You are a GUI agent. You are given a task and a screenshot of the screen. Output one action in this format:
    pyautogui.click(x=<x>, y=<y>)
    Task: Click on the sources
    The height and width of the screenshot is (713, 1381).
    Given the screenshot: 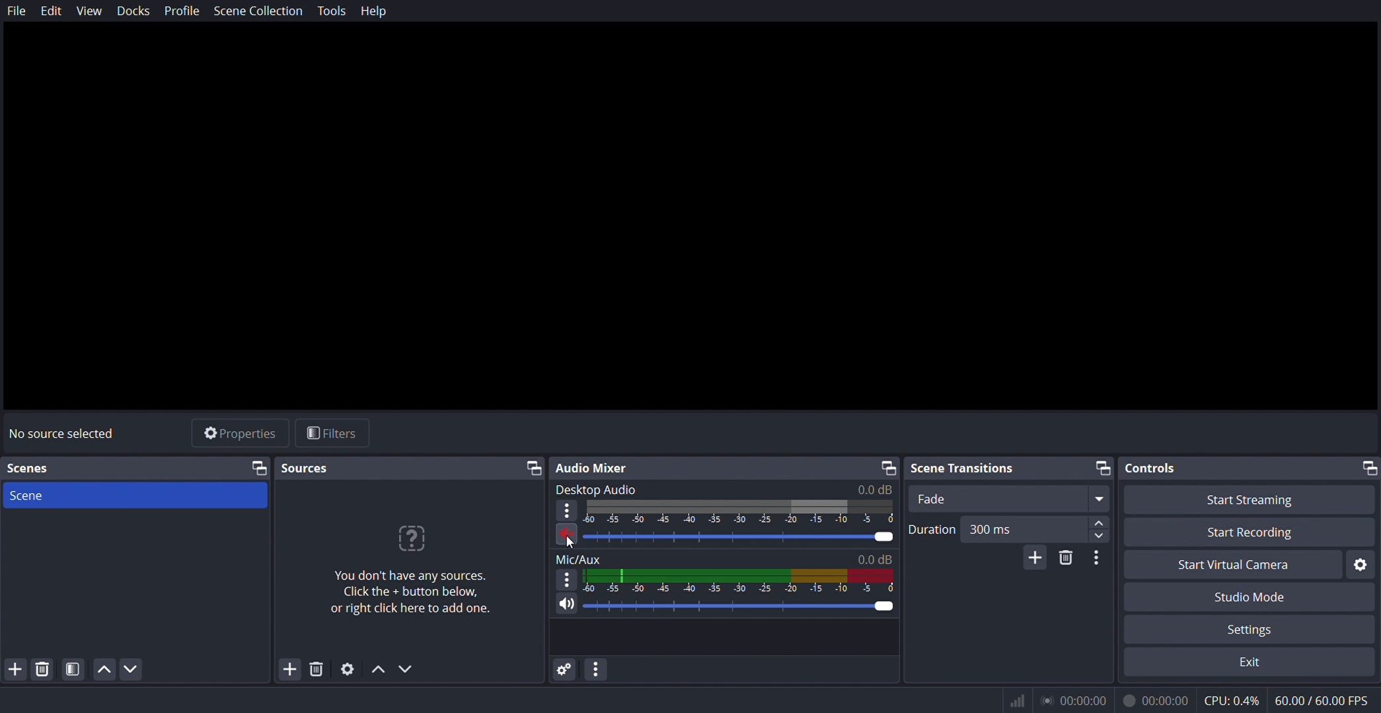 What is the action you would take?
    pyautogui.click(x=310, y=469)
    